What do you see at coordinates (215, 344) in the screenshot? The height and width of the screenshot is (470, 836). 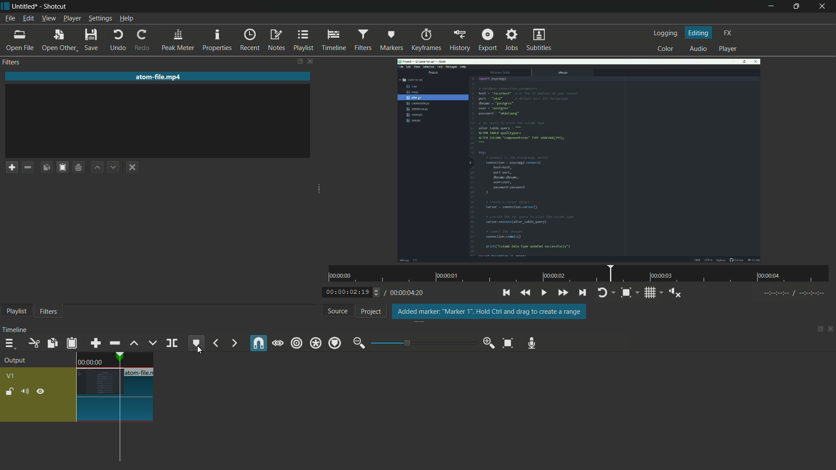 I see `previous marker` at bounding box center [215, 344].